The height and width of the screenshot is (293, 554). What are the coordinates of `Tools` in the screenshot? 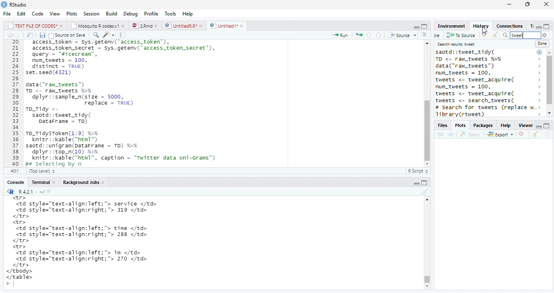 It's located at (169, 13).